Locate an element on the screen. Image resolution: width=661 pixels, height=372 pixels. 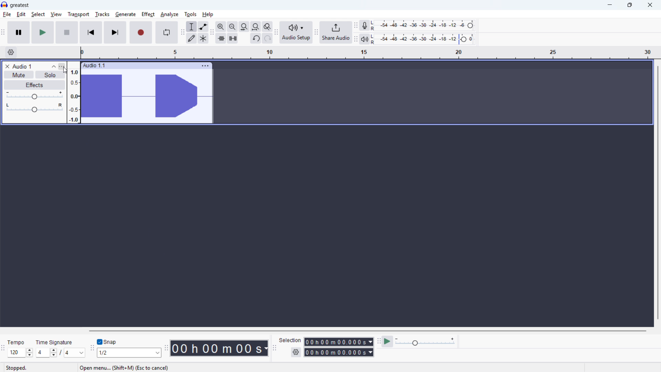
help  is located at coordinates (208, 14).